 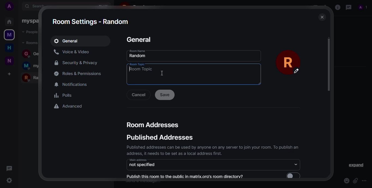 What do you see at coordinates (338, 7) in the screenshot?
I see `info` at bounding box center [338, 7].